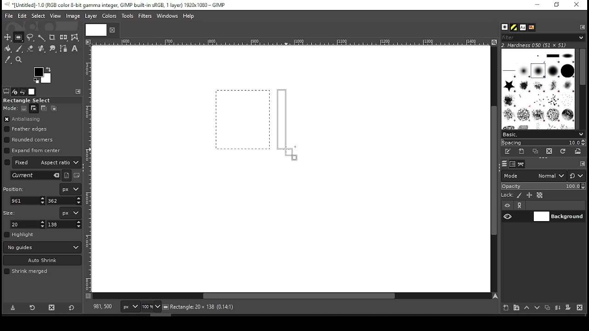  What do you see at coordinates (537, 5) in the screenshot?
I see `minimize` at bounding box center [537, 5].